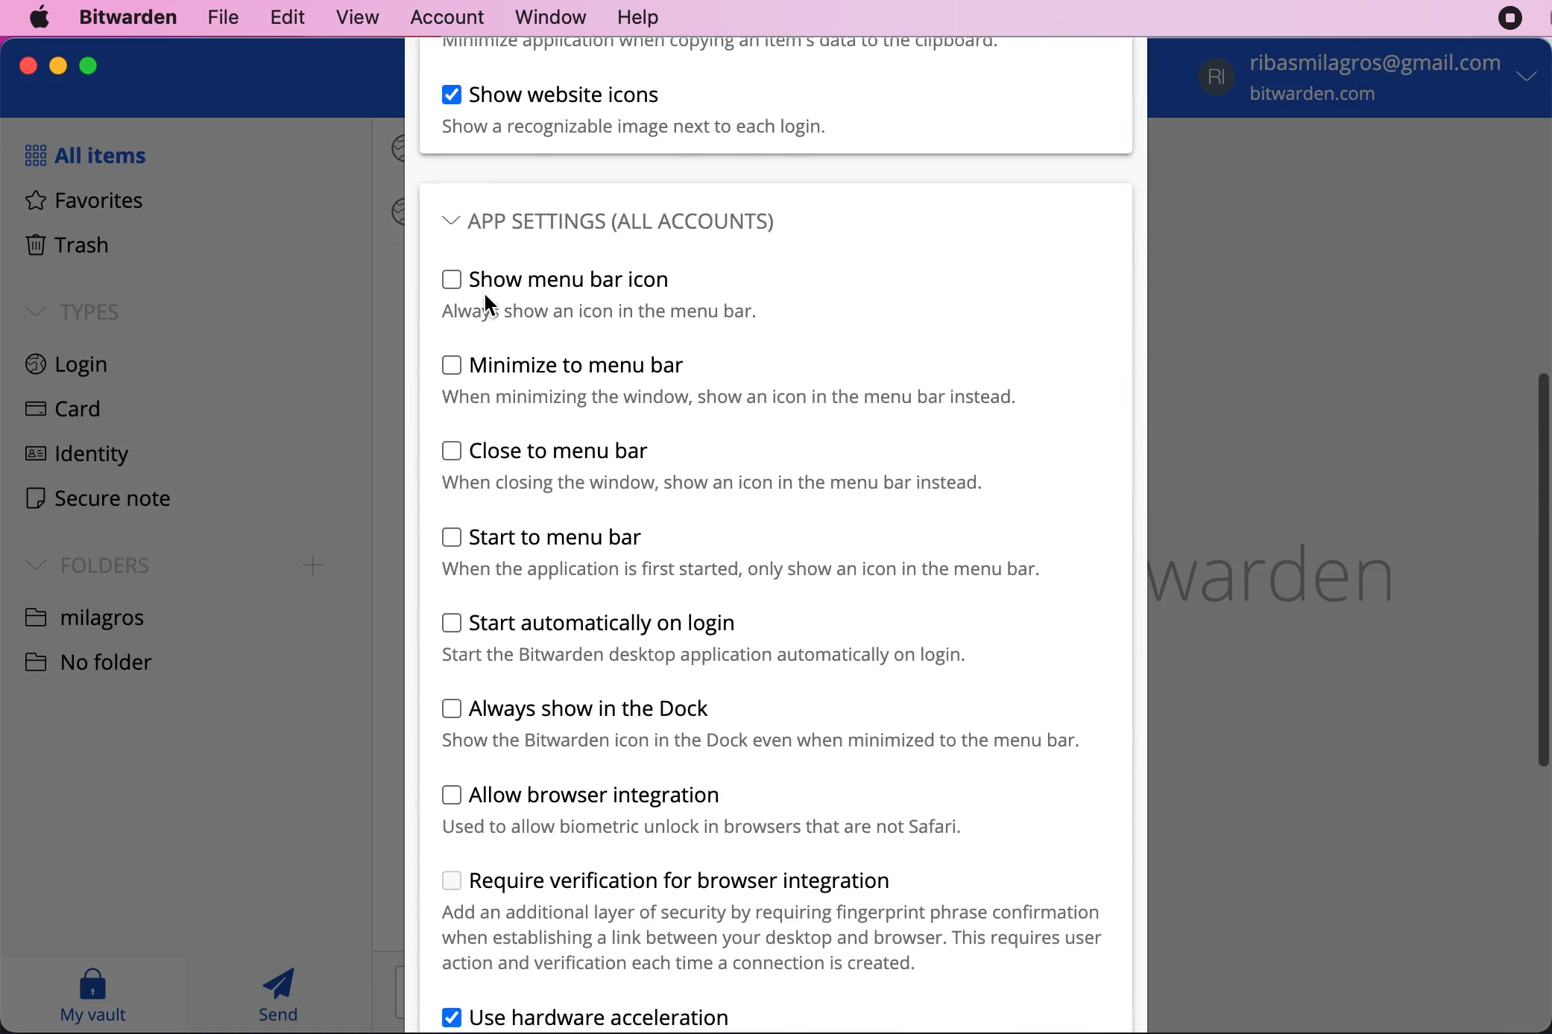  What do you see at coordinates (542, 17) in the screenshot?
I see `window` at bounding box center [542, 17].